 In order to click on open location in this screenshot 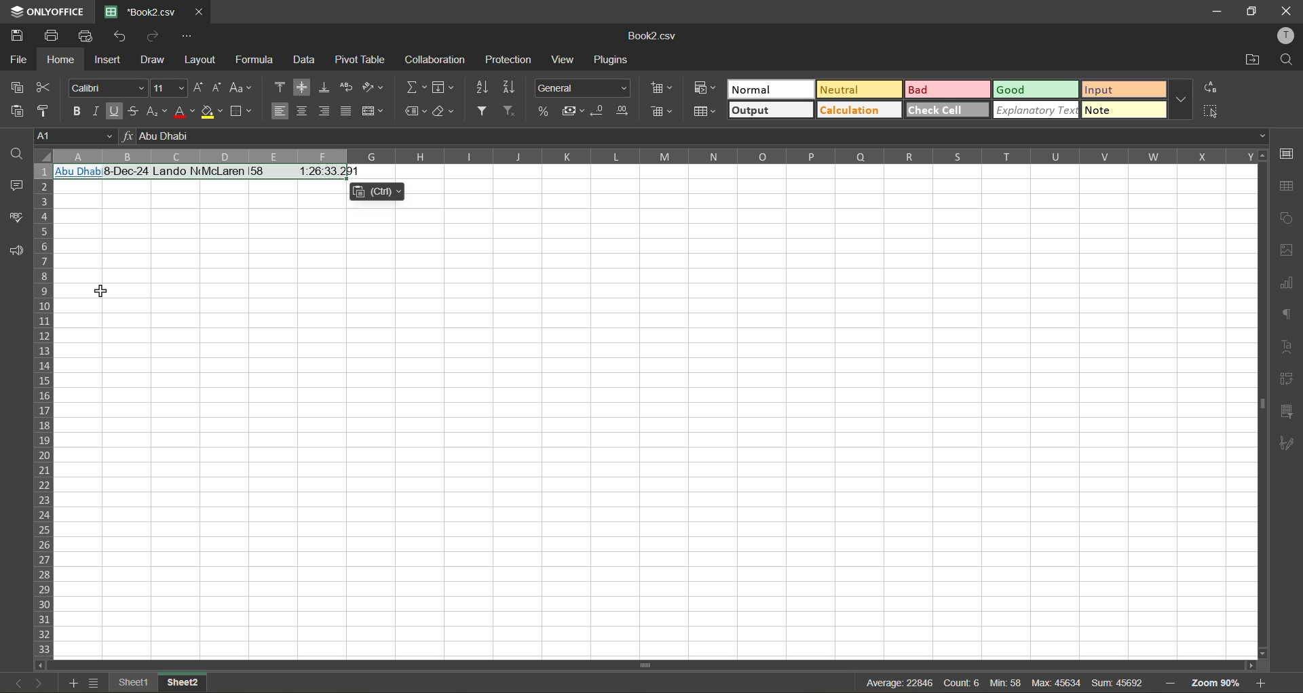, I will do `click(1251, 60)`.